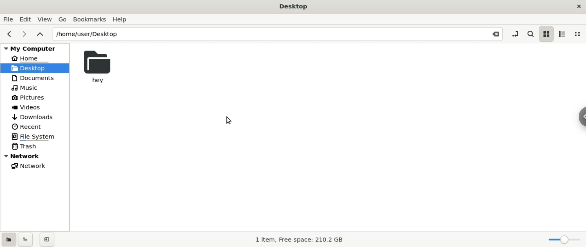 The width and height of the screenshot is (586, 247). What do you see at coordinates (63, 19) in the screenshot?
I see `go` at bounding box center [63, 19].